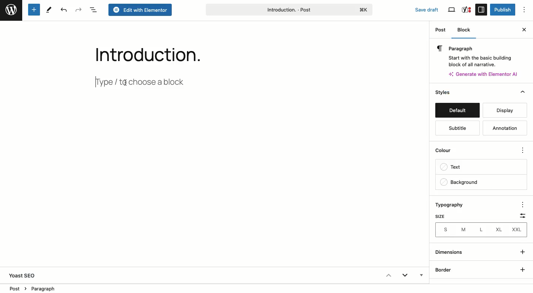 Image resolution: width=533 pixels, height=293 pixels. What do you see at coordinates (63, 10) in the screenshot?
I see `Undo` at bounding box center [63, 10].